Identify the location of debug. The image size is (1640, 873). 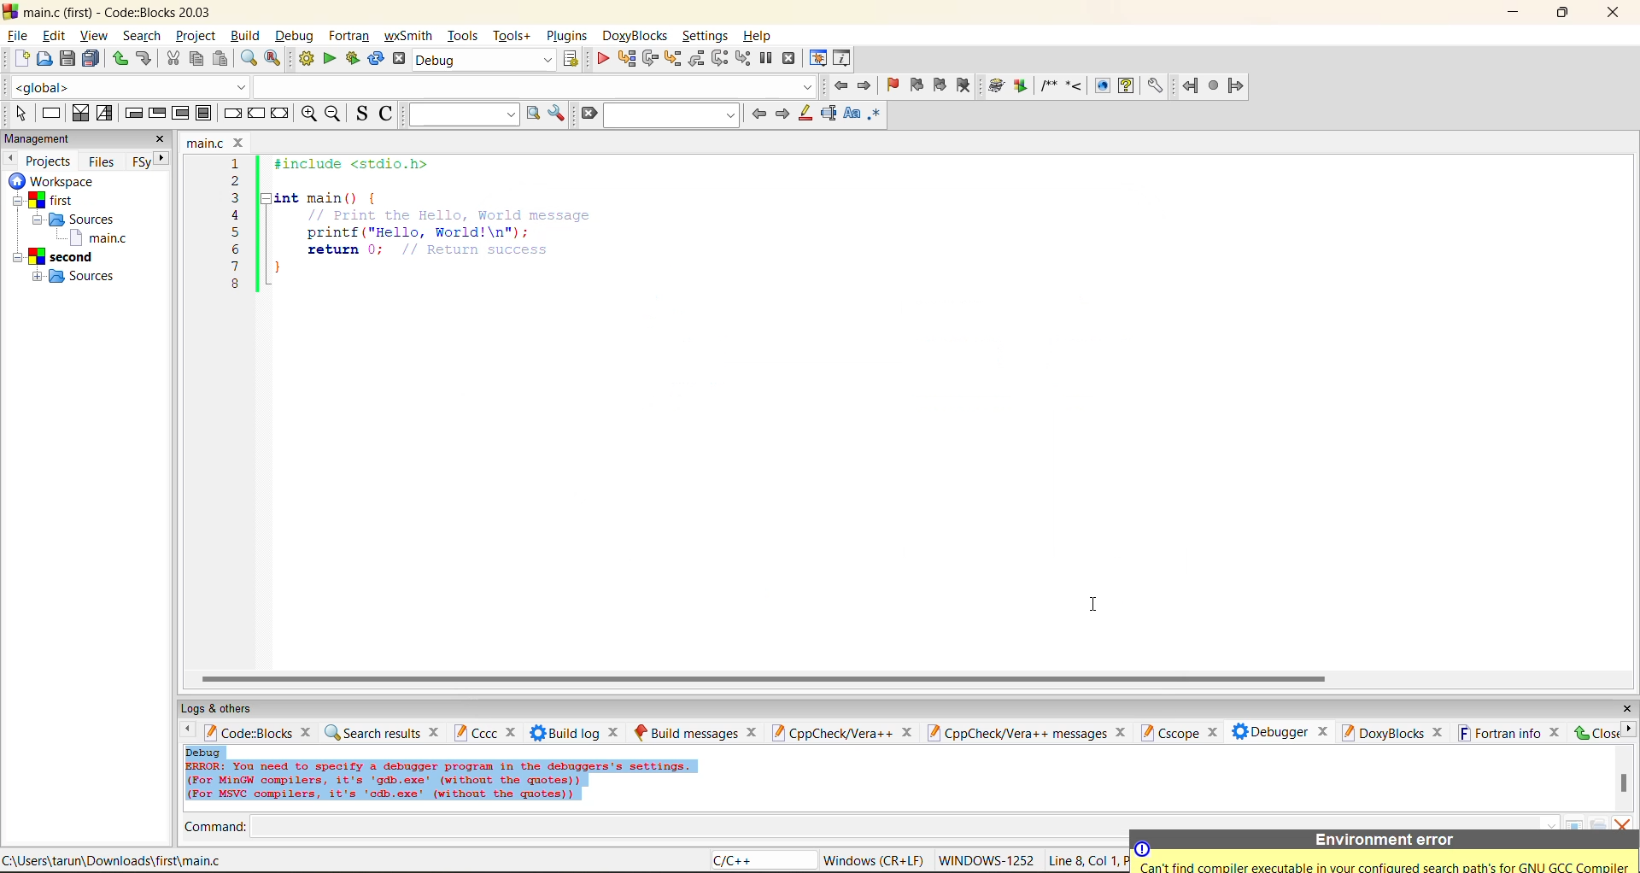
(204, 752).